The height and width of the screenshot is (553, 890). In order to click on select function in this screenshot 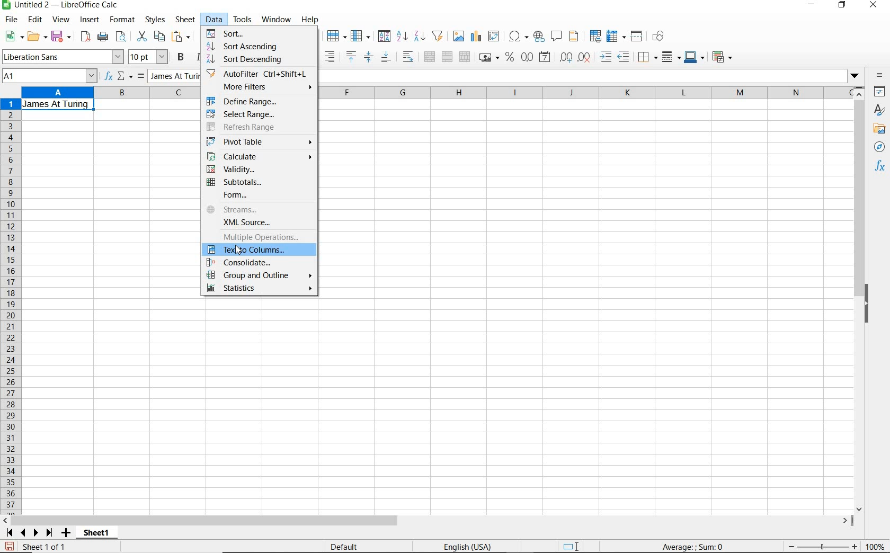, I will do `click(126, 77)`.